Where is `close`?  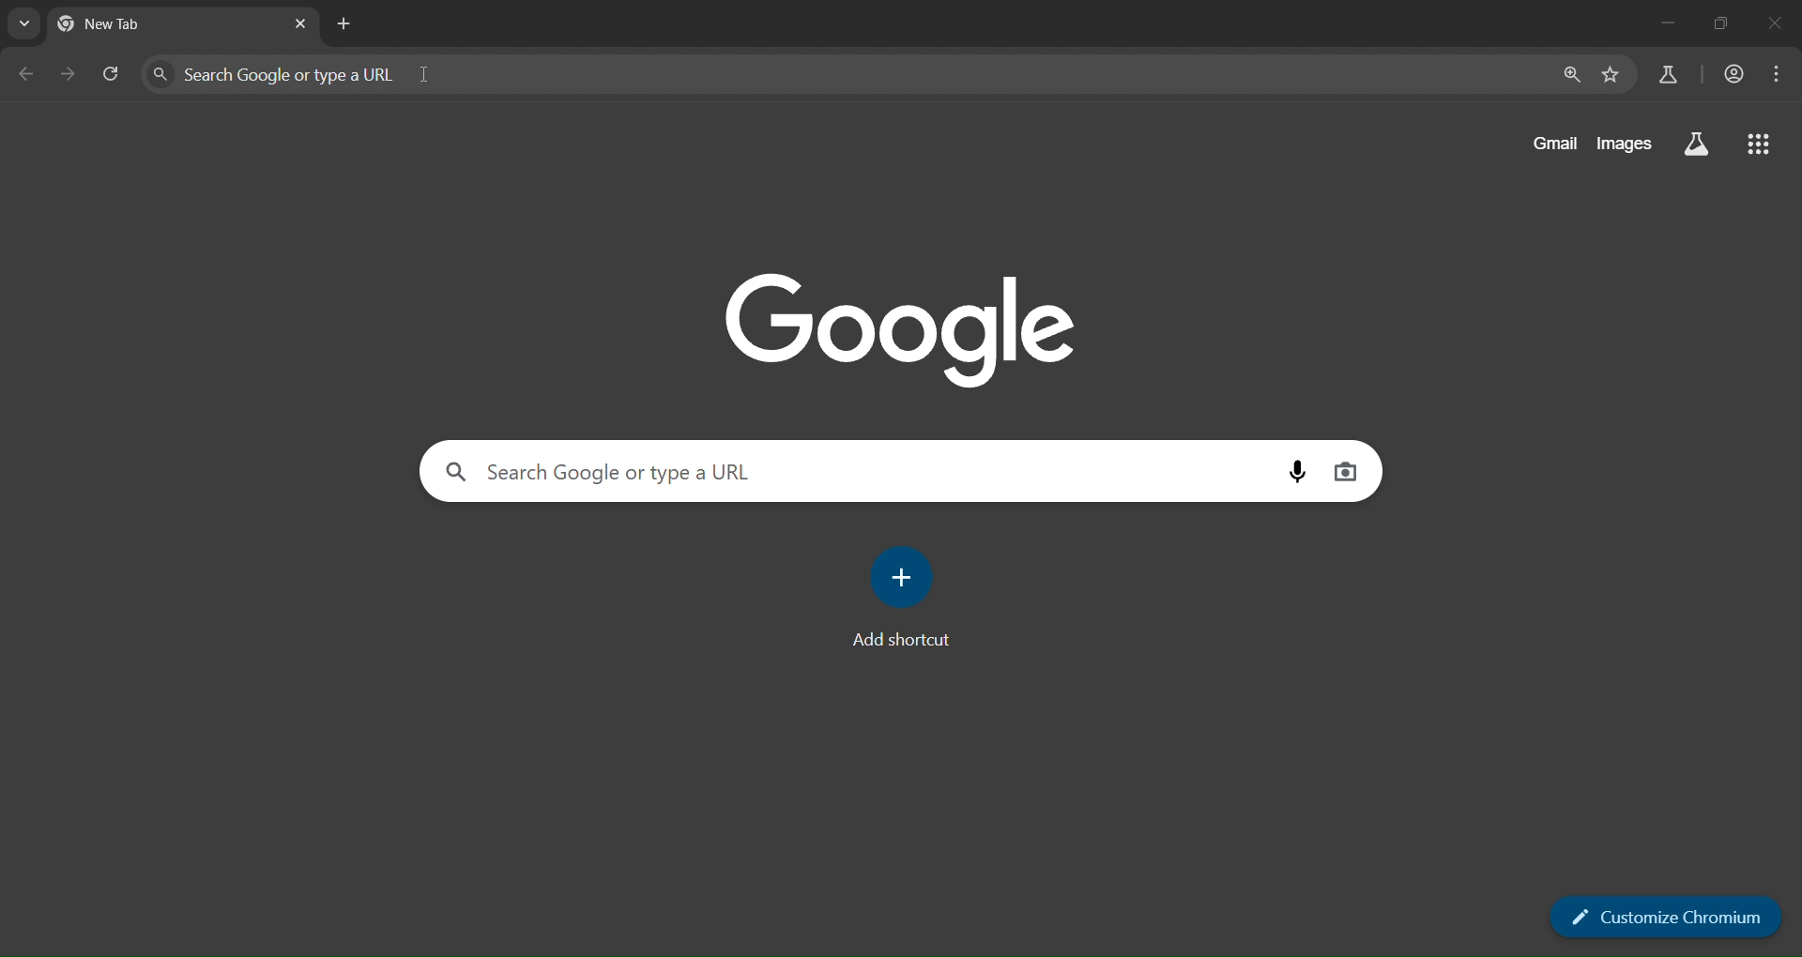 close is located at coordinates (1770, 23).